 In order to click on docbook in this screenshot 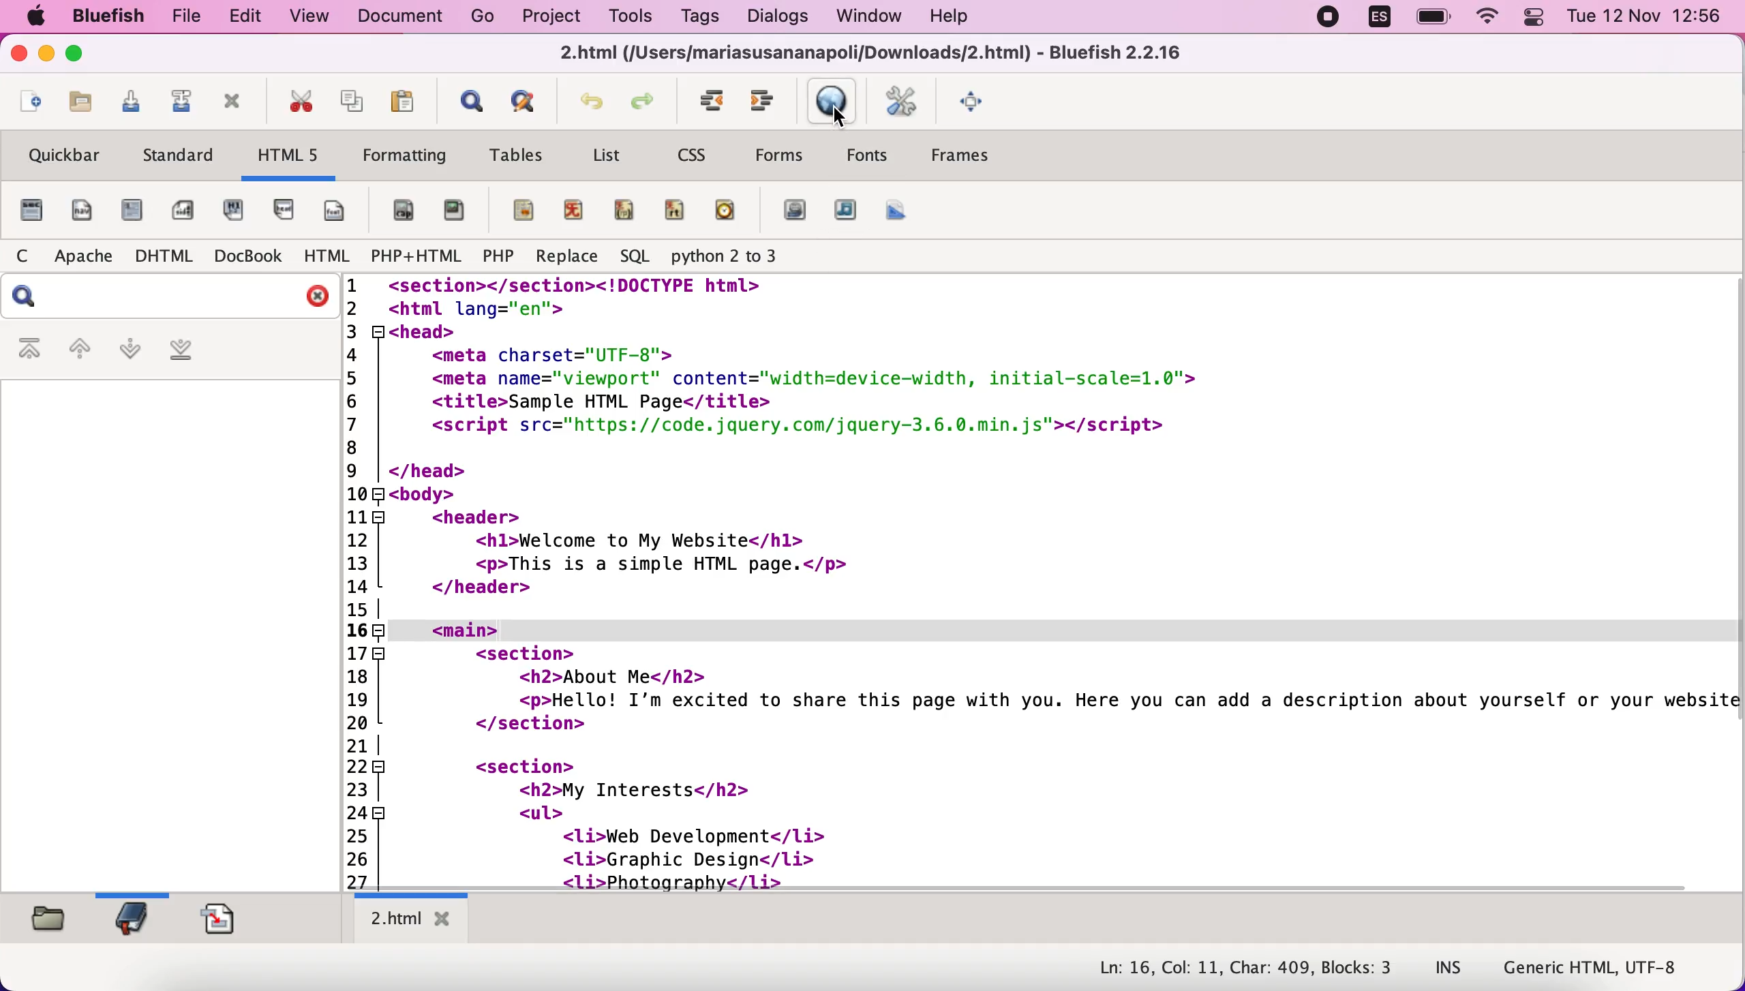, I will do `click(250, 256)`.